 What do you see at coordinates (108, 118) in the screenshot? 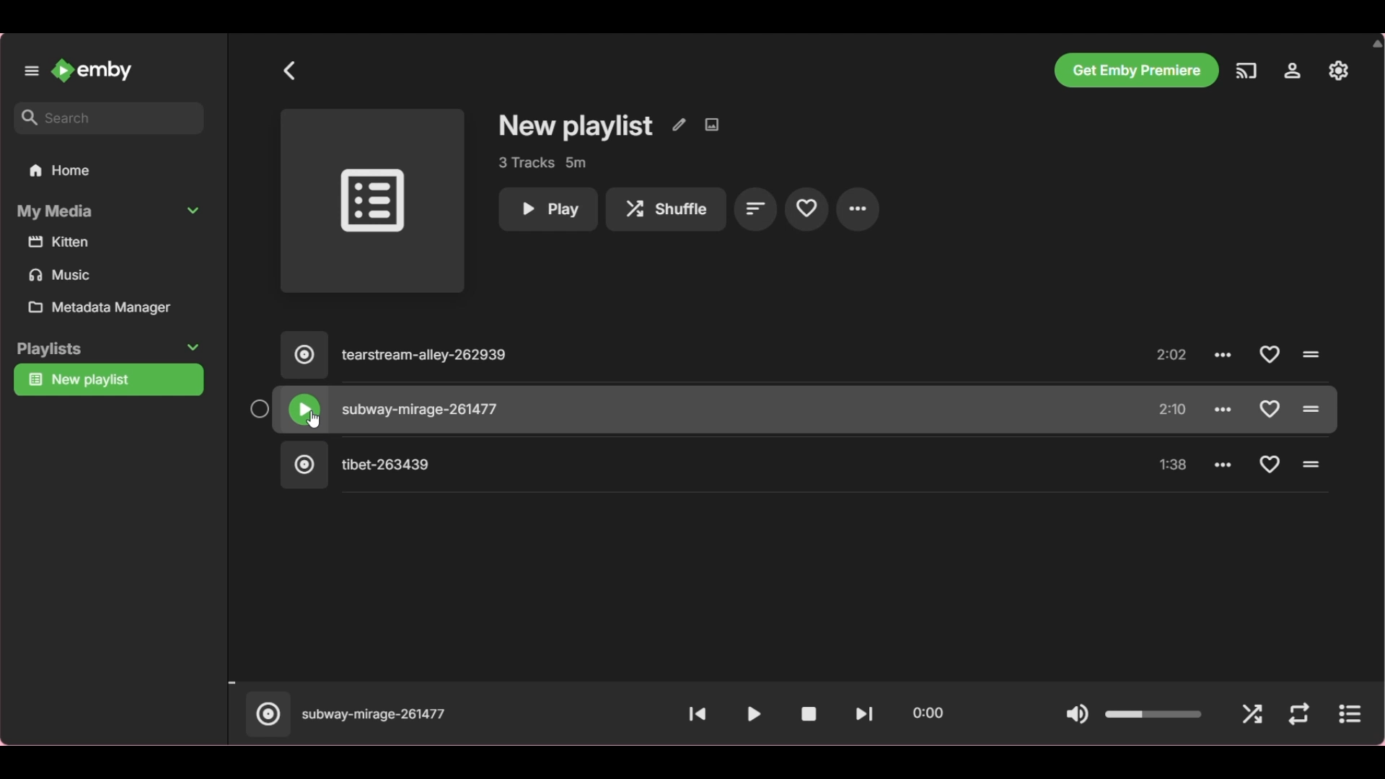
I see `Type in search` at bounding box center [108, 118].